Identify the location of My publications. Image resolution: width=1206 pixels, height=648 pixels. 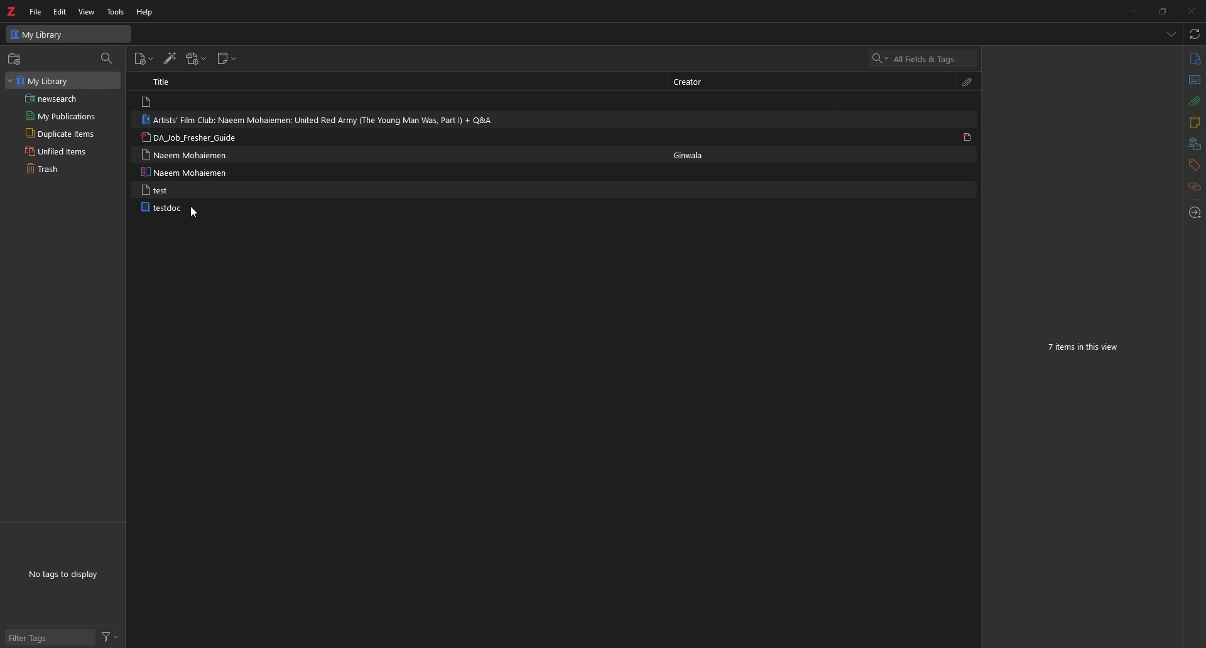
(60, 116).